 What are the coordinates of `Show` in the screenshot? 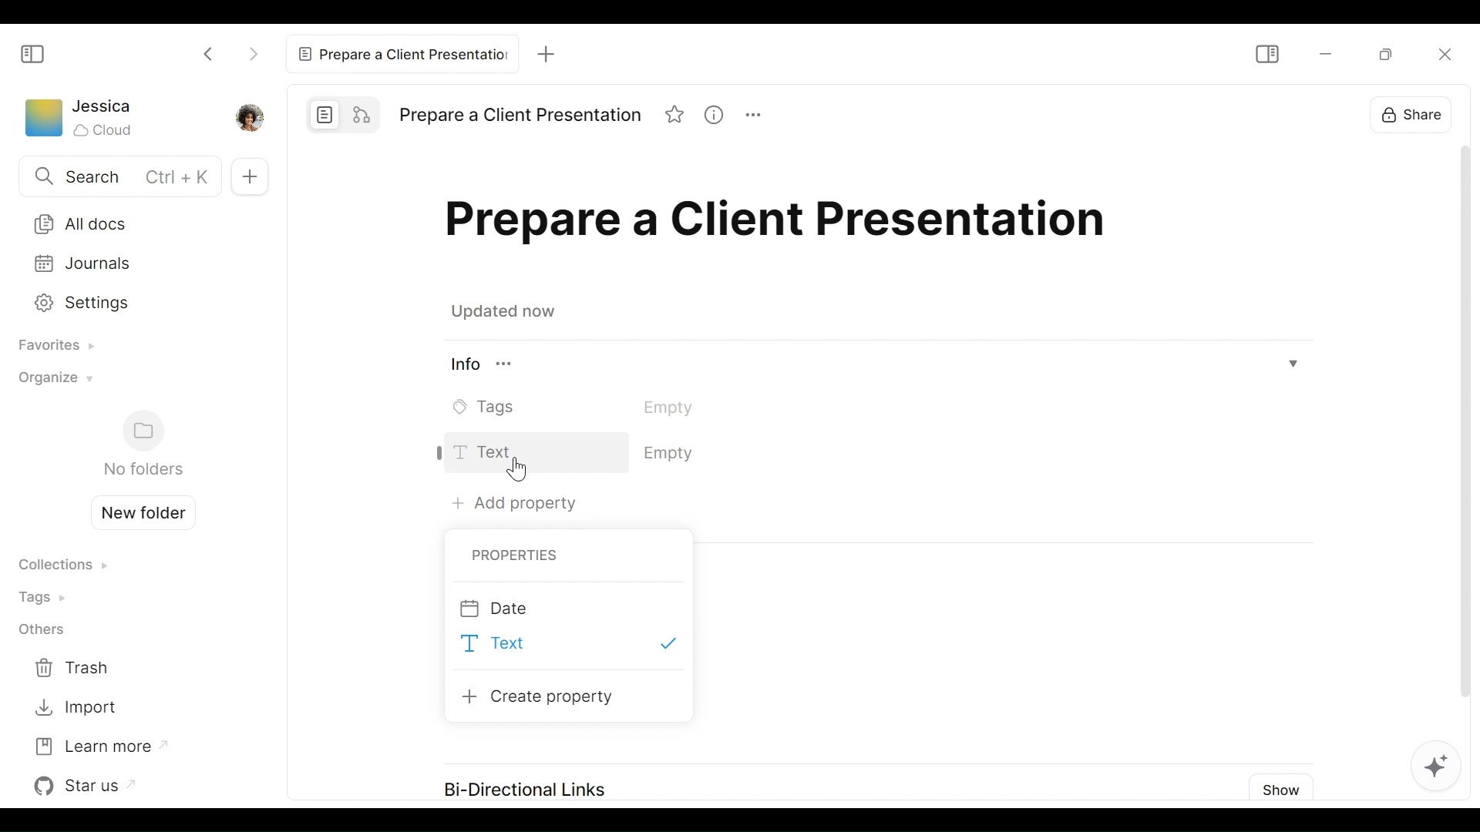 It's located at (1262, 787).